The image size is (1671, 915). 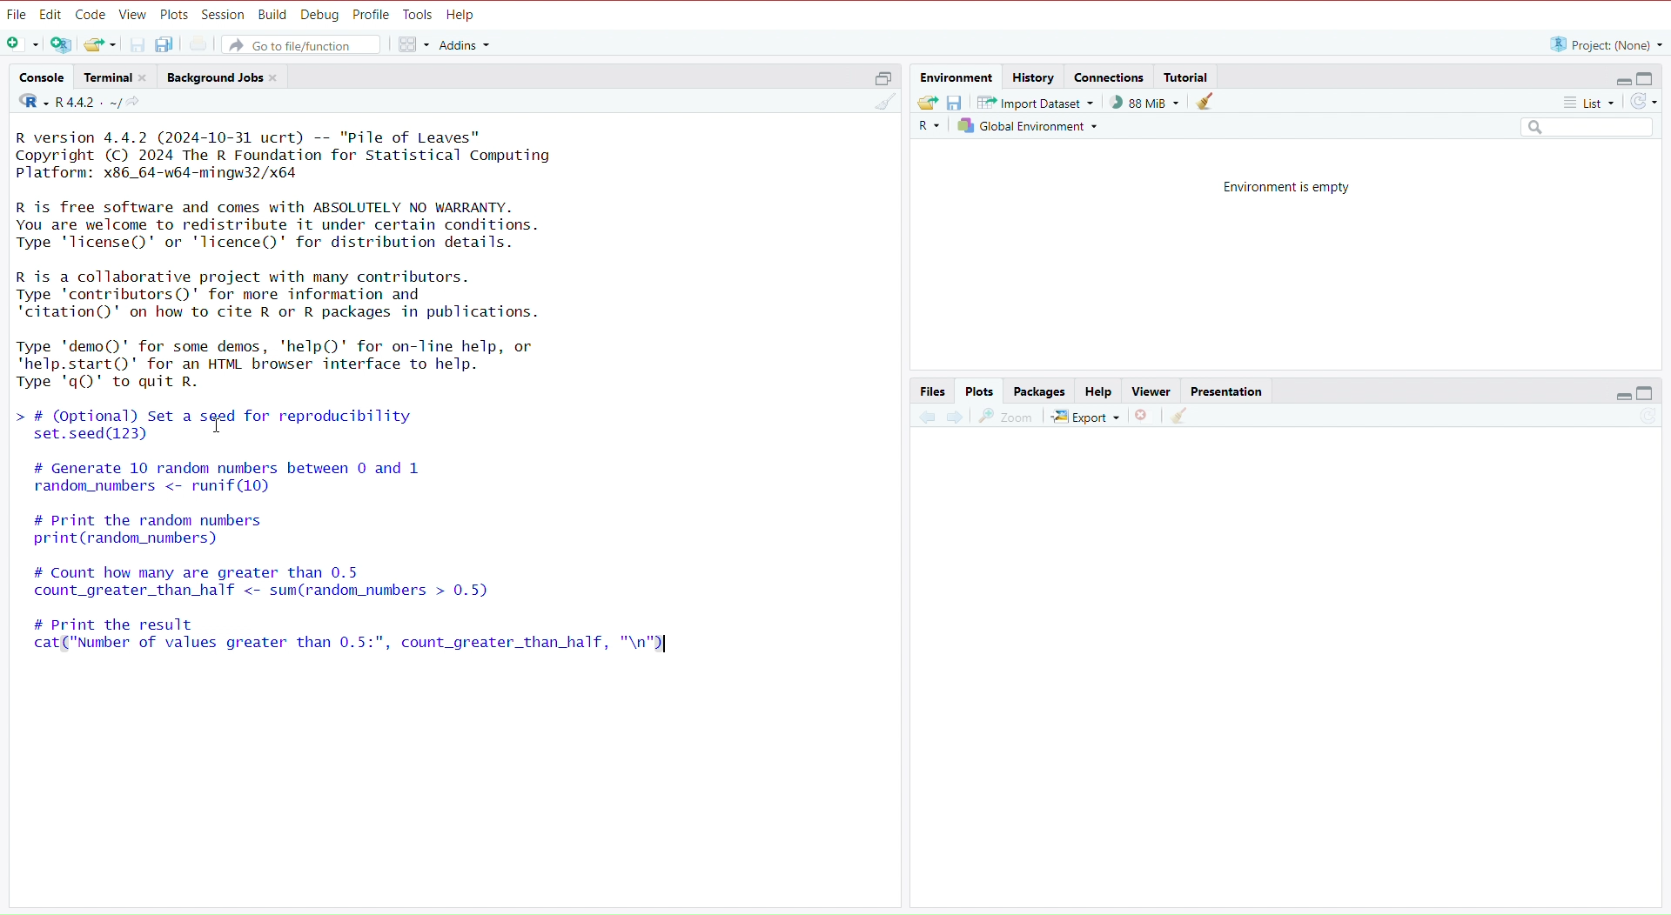 I want to click on Tutorial, so click(x=1189, y=76).